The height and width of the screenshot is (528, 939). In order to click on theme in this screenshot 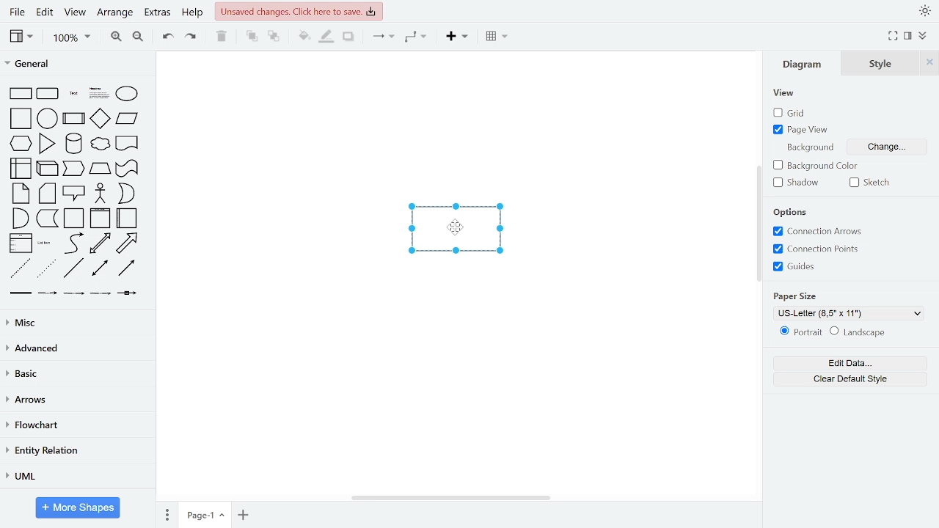, I will do `click(925, 10)`.